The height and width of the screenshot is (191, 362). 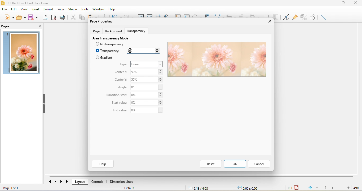 I want to click on toggle point edit mode, so click(x=285, y=17).